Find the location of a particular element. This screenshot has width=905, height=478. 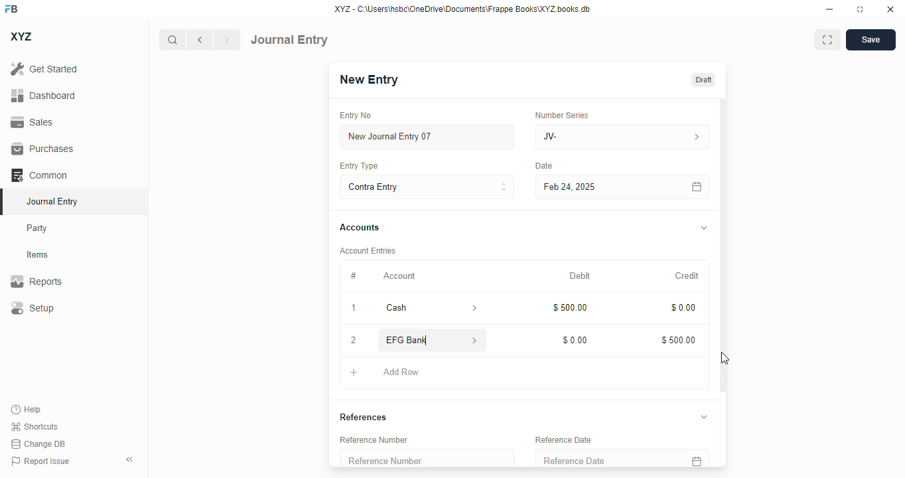

calendar icon is located at coordinates (697, 187).